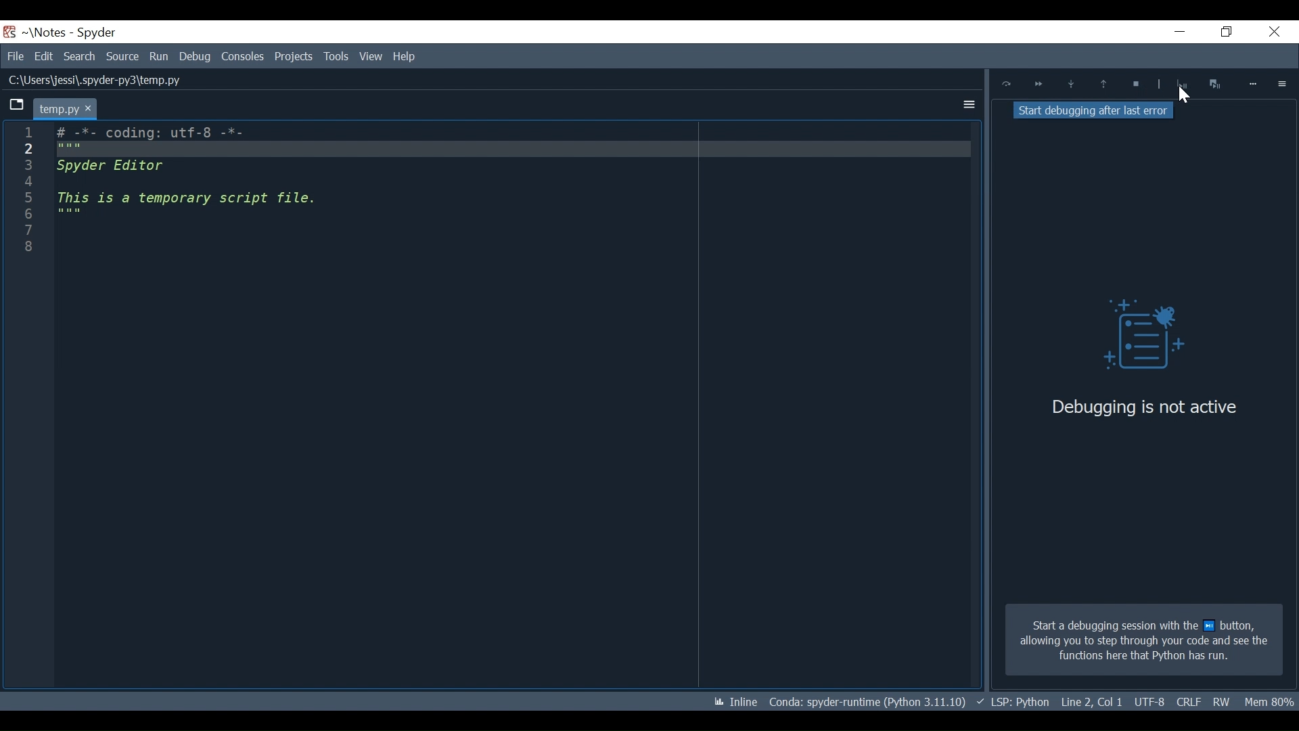 The height and width of the screenshot is (731, 1299). What do you see at coordinates (965, 102) in the screenshot?
I see `More Options` at bounding box center [965, 102].